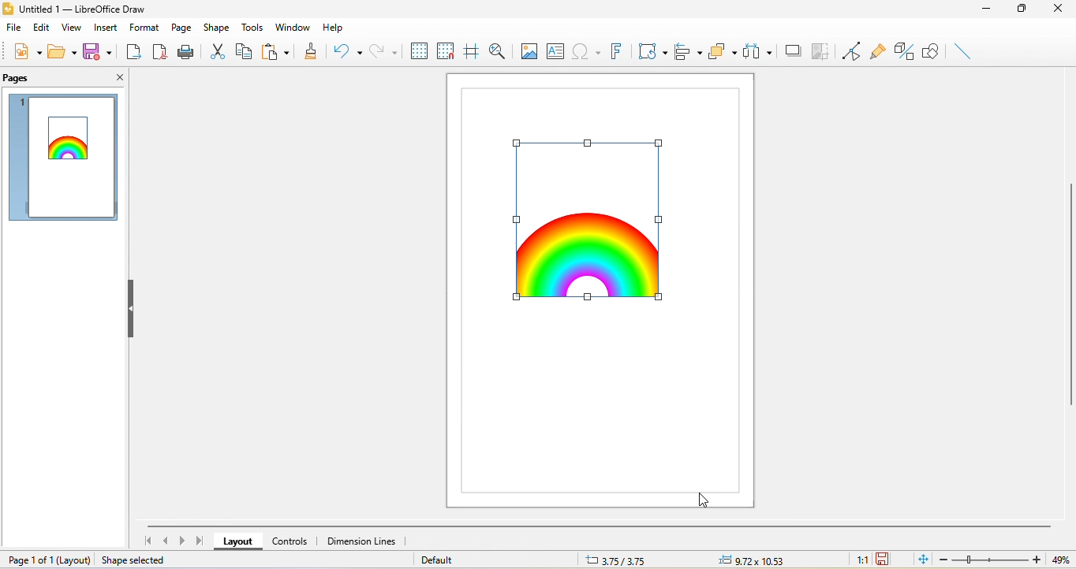 Image resolution: width=1076 pixels, height=569 pixels. I want to click on arrange, so click(724, 52).